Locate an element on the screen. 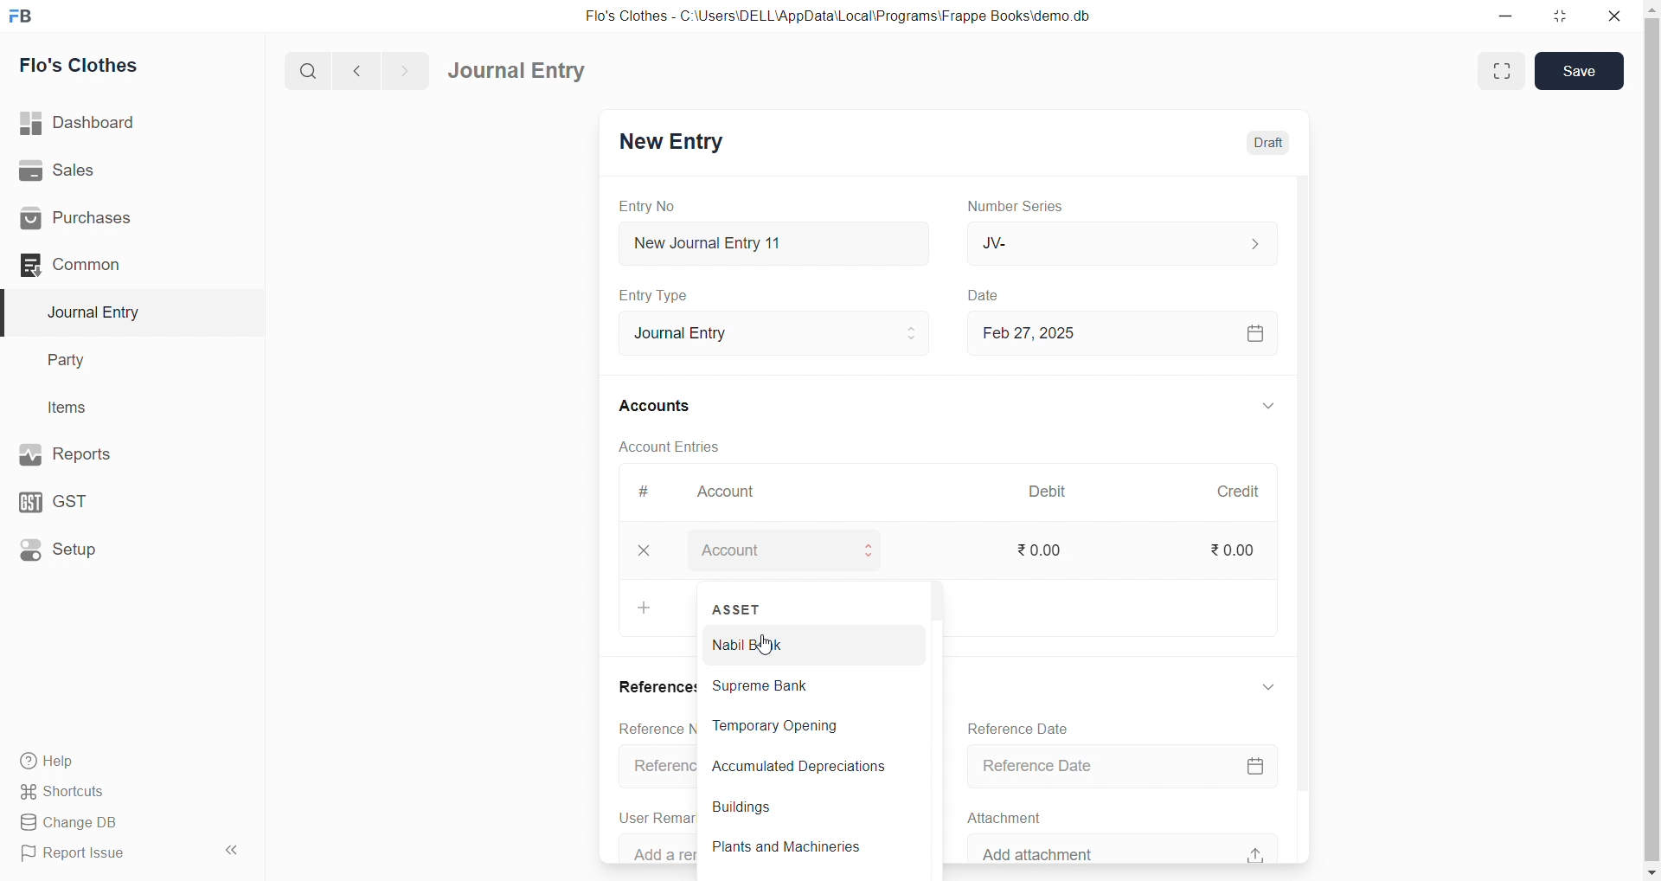 Image resolution: width=1661 pixels, height=881 pixels. References is located at coordinates (658, 685).